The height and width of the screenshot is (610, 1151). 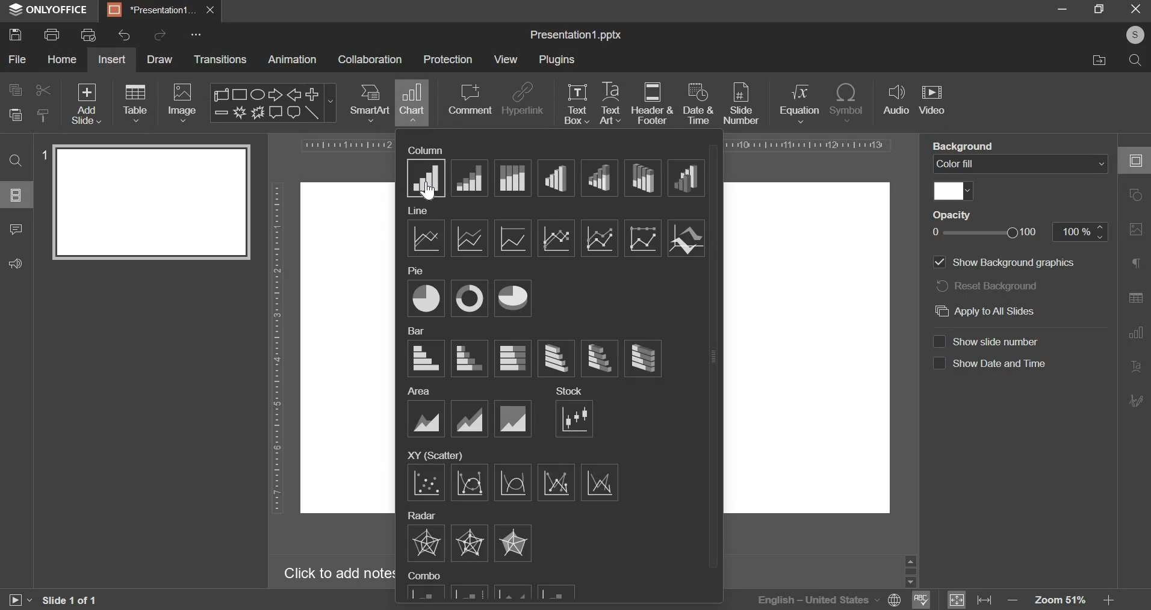 What do you see at coordinates (894, 602) in the screenshot?
I see `language` at bounding box center [894, 602].